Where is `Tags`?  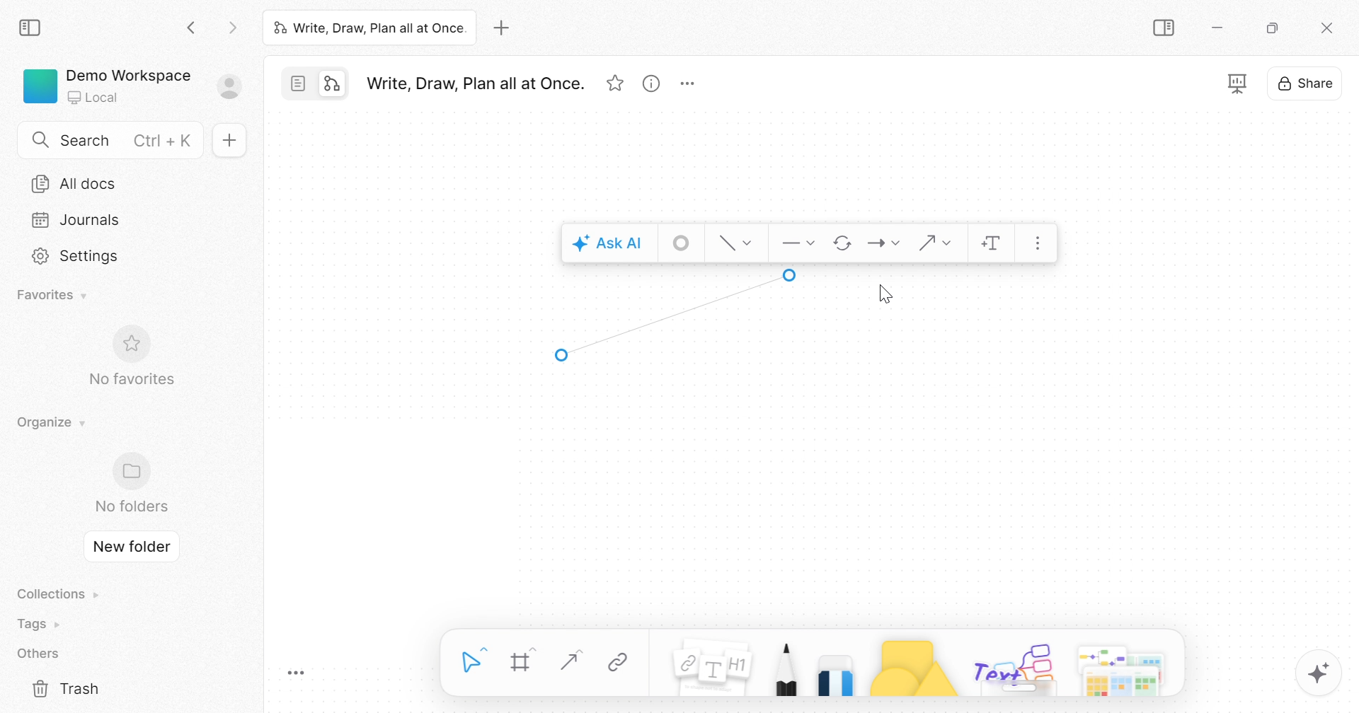
Tags is located at coordinates (42, 624).